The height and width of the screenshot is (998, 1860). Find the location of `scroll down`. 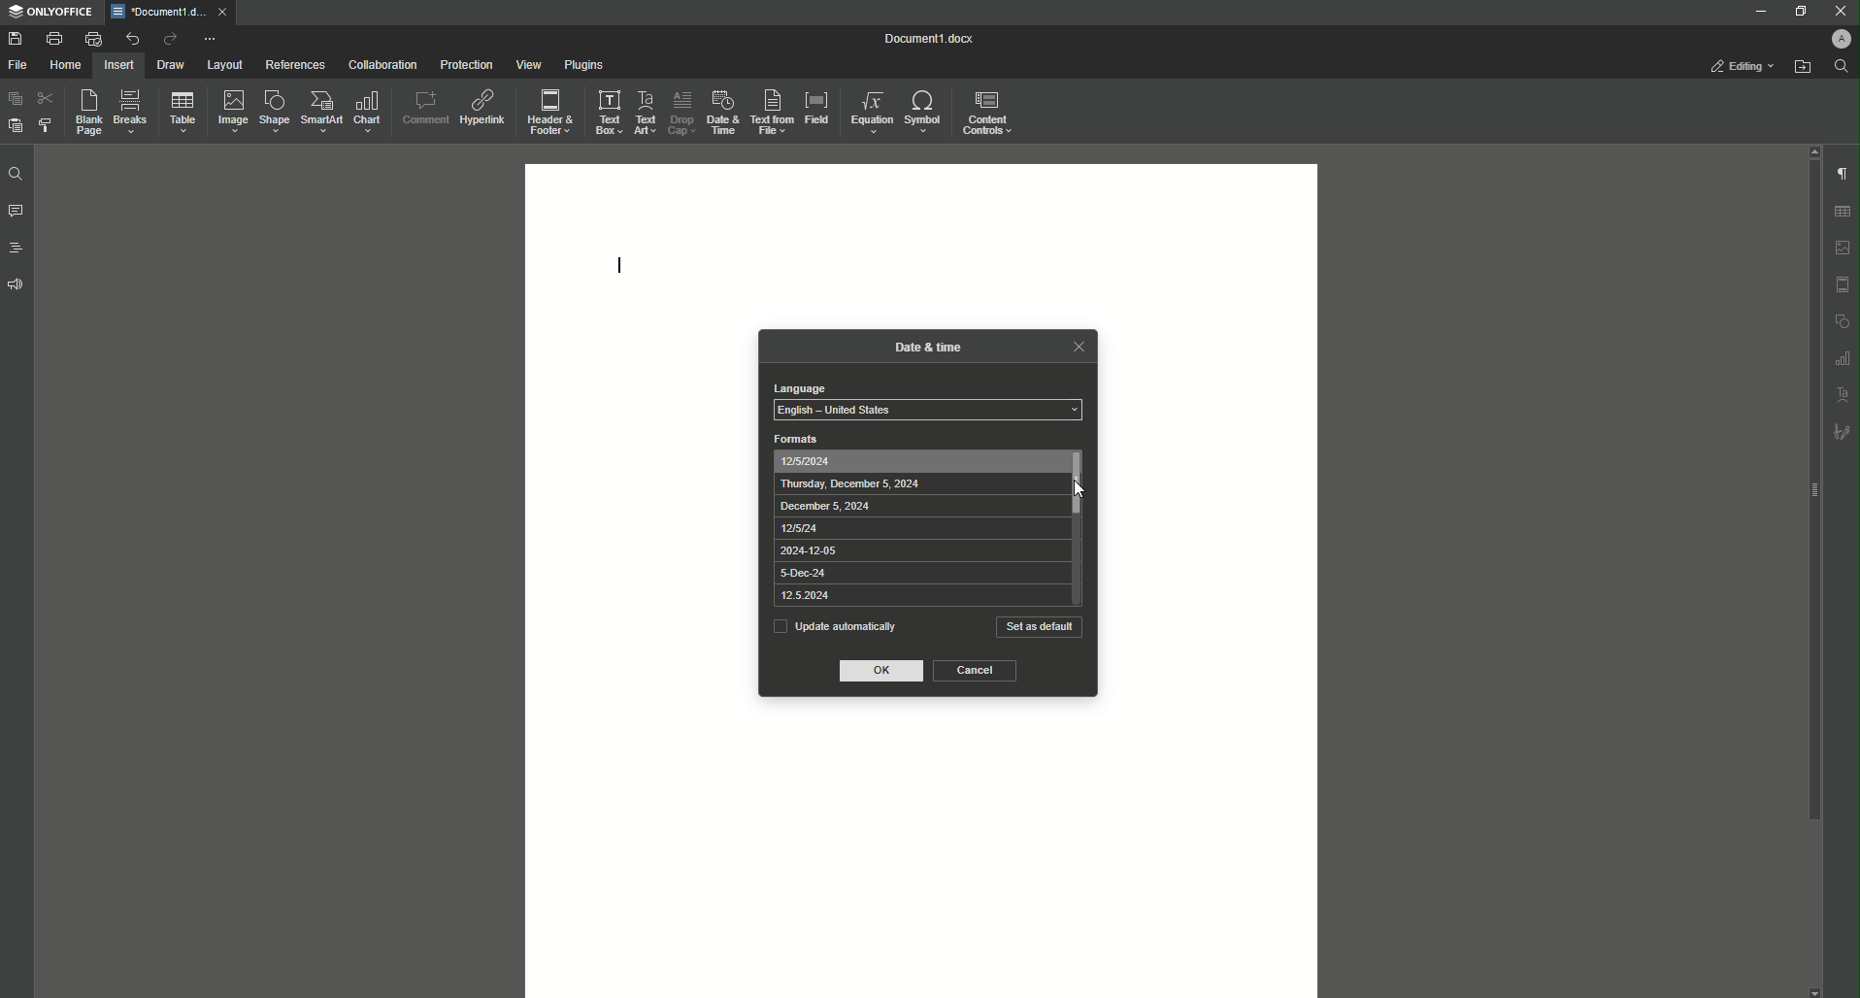

scroll down is located at coordinates (1814, 992).